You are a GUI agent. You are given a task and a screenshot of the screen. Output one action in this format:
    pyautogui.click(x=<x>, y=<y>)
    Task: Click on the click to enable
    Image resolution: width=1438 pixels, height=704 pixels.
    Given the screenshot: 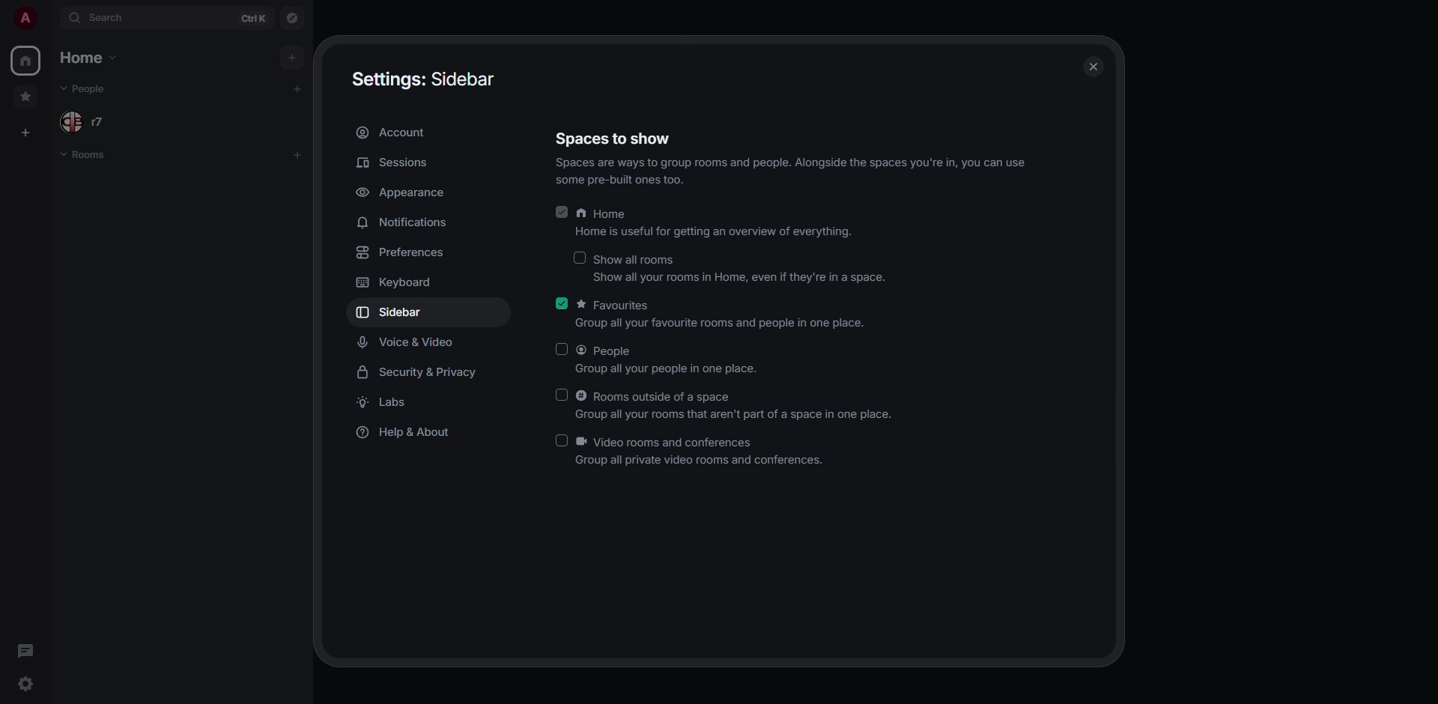 What is the action you would take?
    pyautogui.click(x=564, y=348)
    